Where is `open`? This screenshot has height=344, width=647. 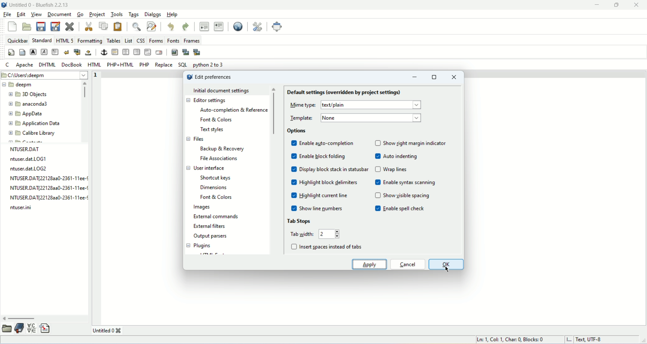
open is located at coordinates (27, 27).